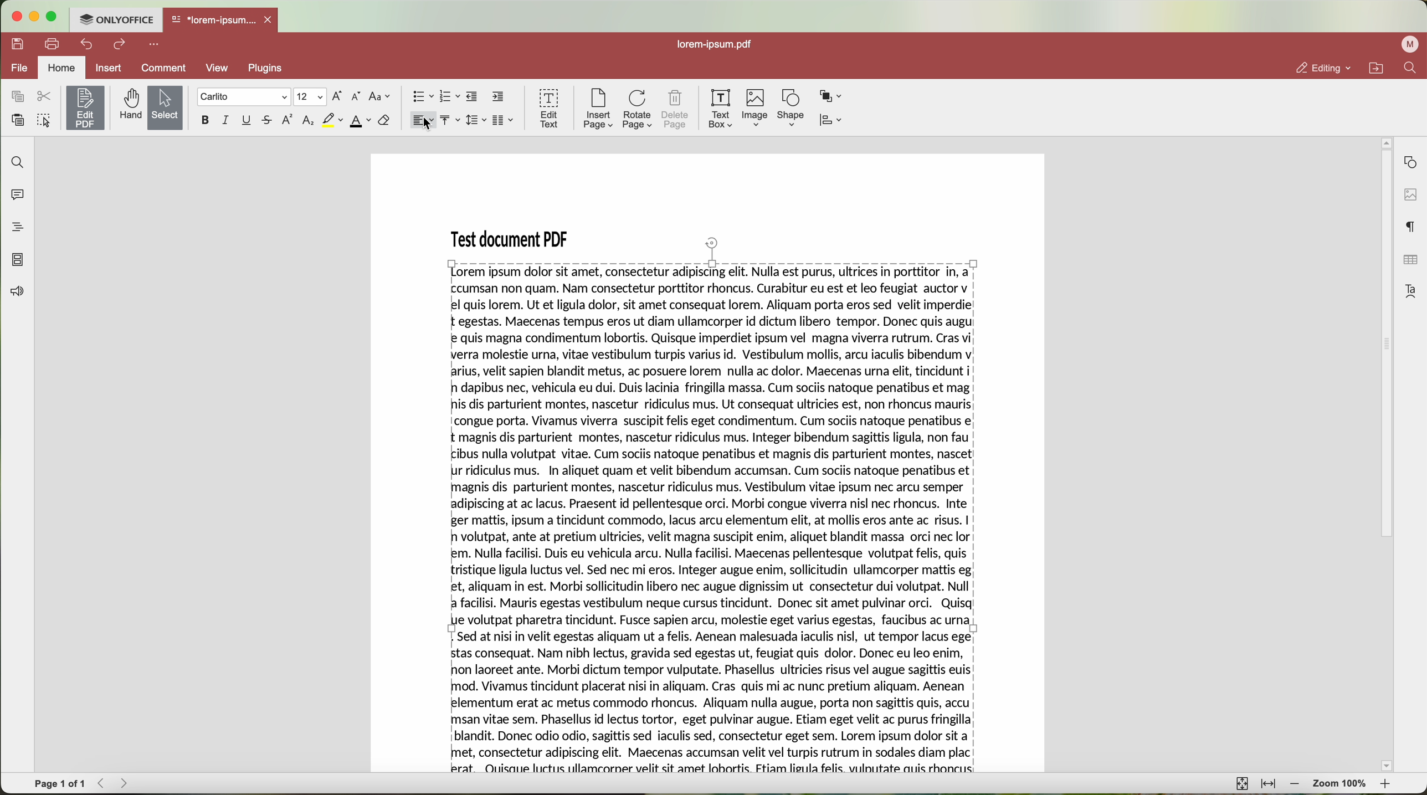  I want to click on edit PDF, so click(85, 108).